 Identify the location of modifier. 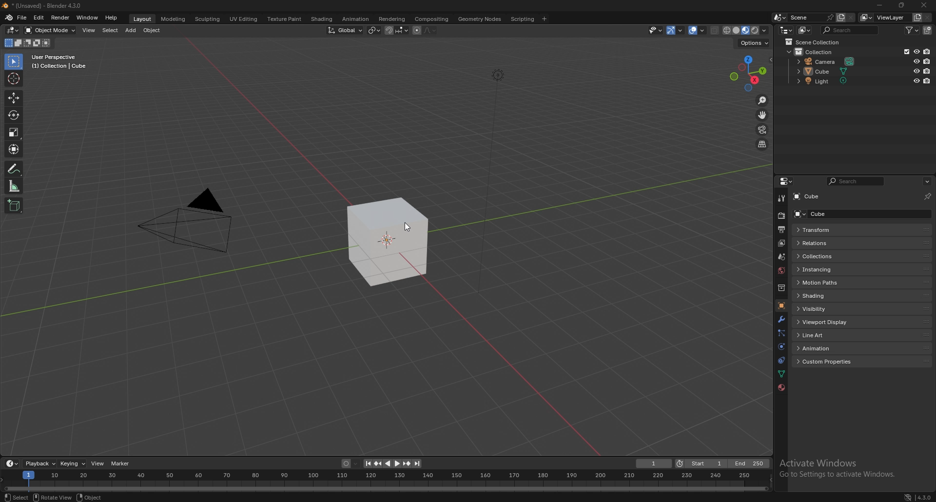
(781, 319).